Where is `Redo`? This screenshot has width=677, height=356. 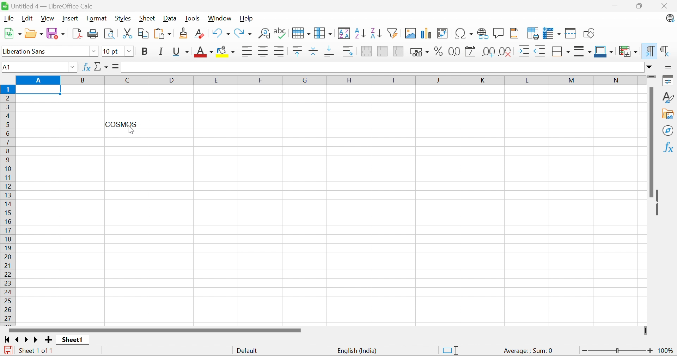
Redo is located at coordinates (244, 33).